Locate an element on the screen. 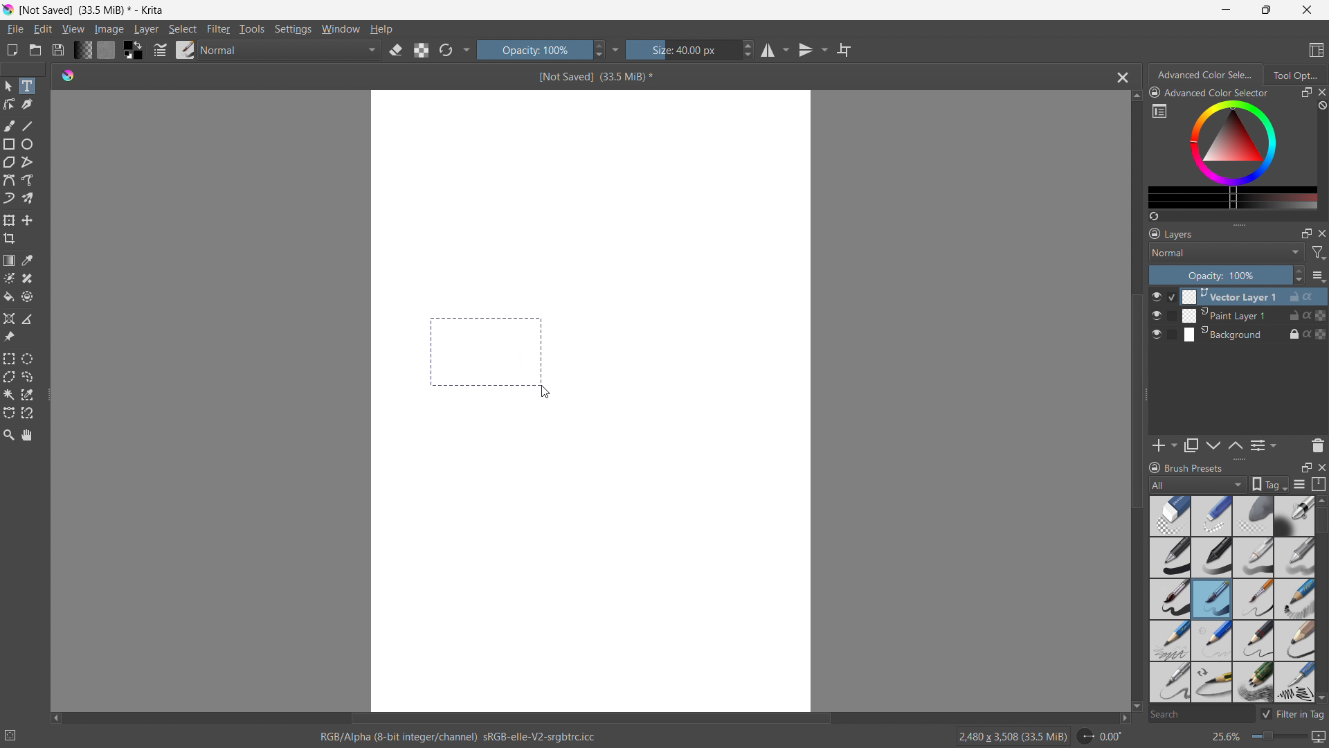  brush presets is located at coordinates (1186, 467).